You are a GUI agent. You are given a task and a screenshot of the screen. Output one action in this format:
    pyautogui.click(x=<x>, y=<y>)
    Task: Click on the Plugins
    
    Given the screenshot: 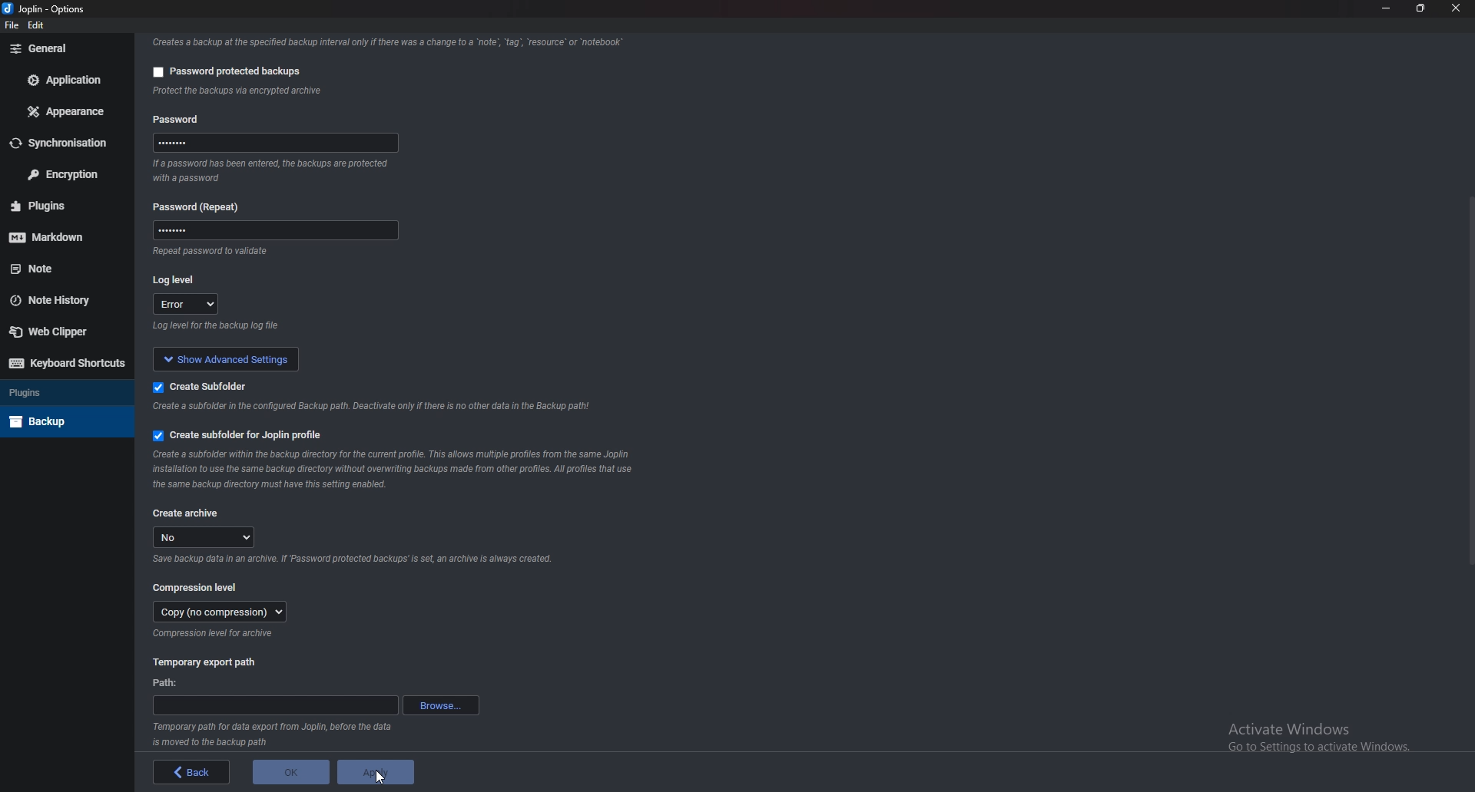 What is the action you would take?
    pyautogui.click(x=63, y=393)
    